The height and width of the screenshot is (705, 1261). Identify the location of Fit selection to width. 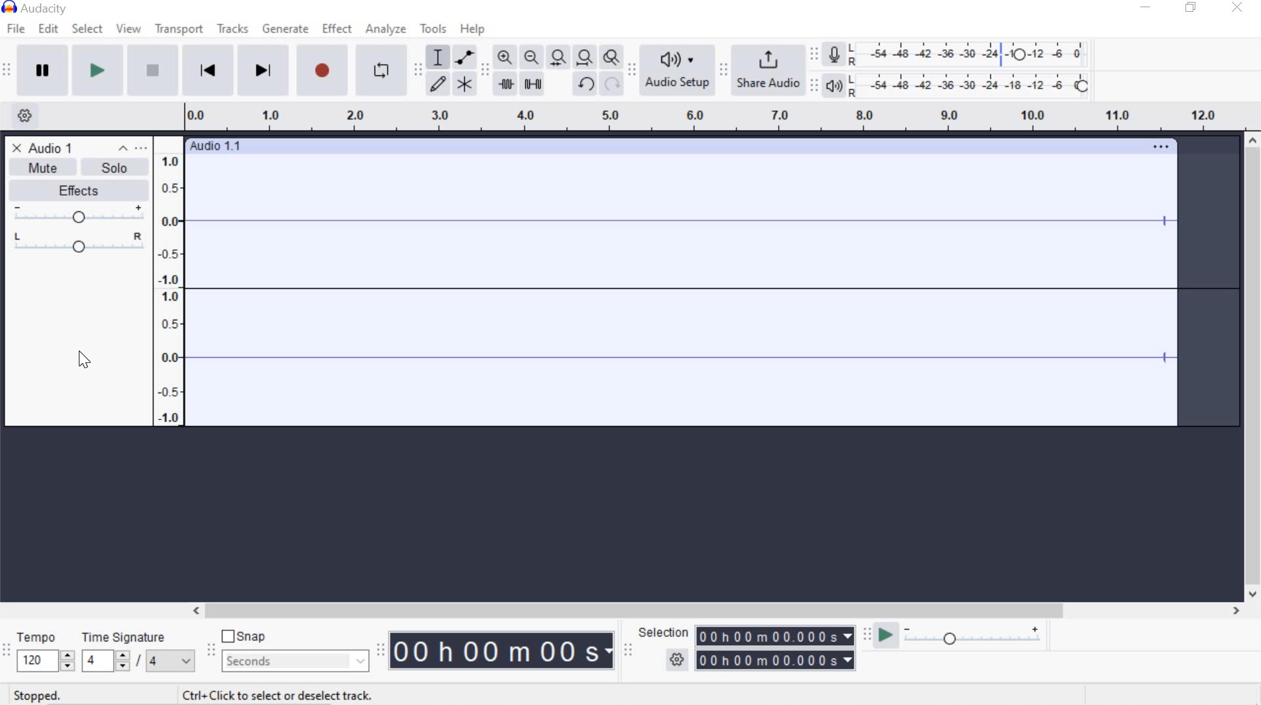
(559, 57).